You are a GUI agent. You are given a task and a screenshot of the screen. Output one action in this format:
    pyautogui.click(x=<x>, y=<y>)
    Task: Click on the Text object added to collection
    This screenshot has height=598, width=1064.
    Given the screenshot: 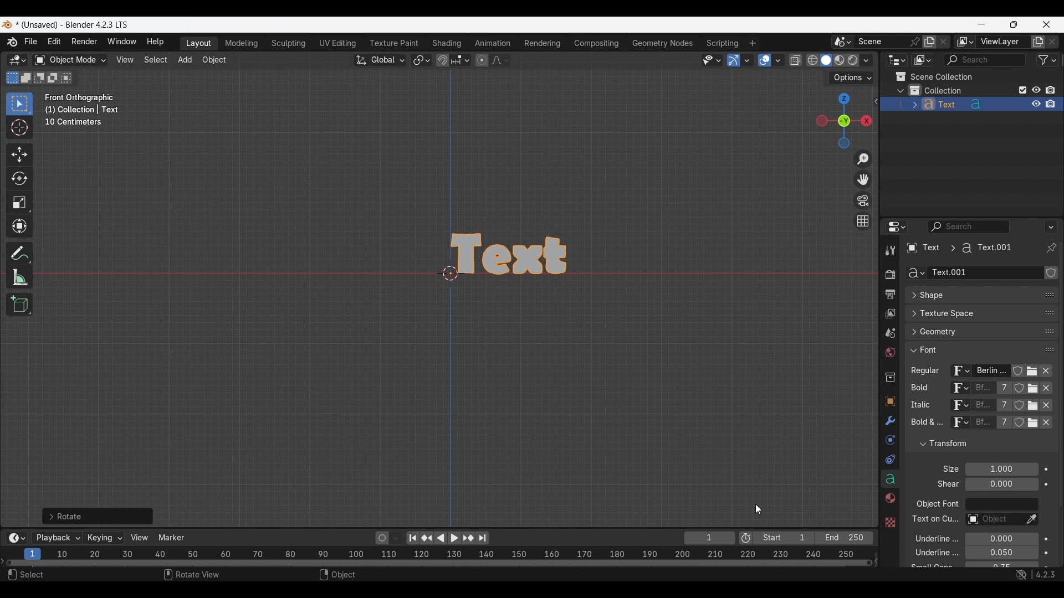 What is the action you would take?
    pyautogui.click(x=971, y=104)
    